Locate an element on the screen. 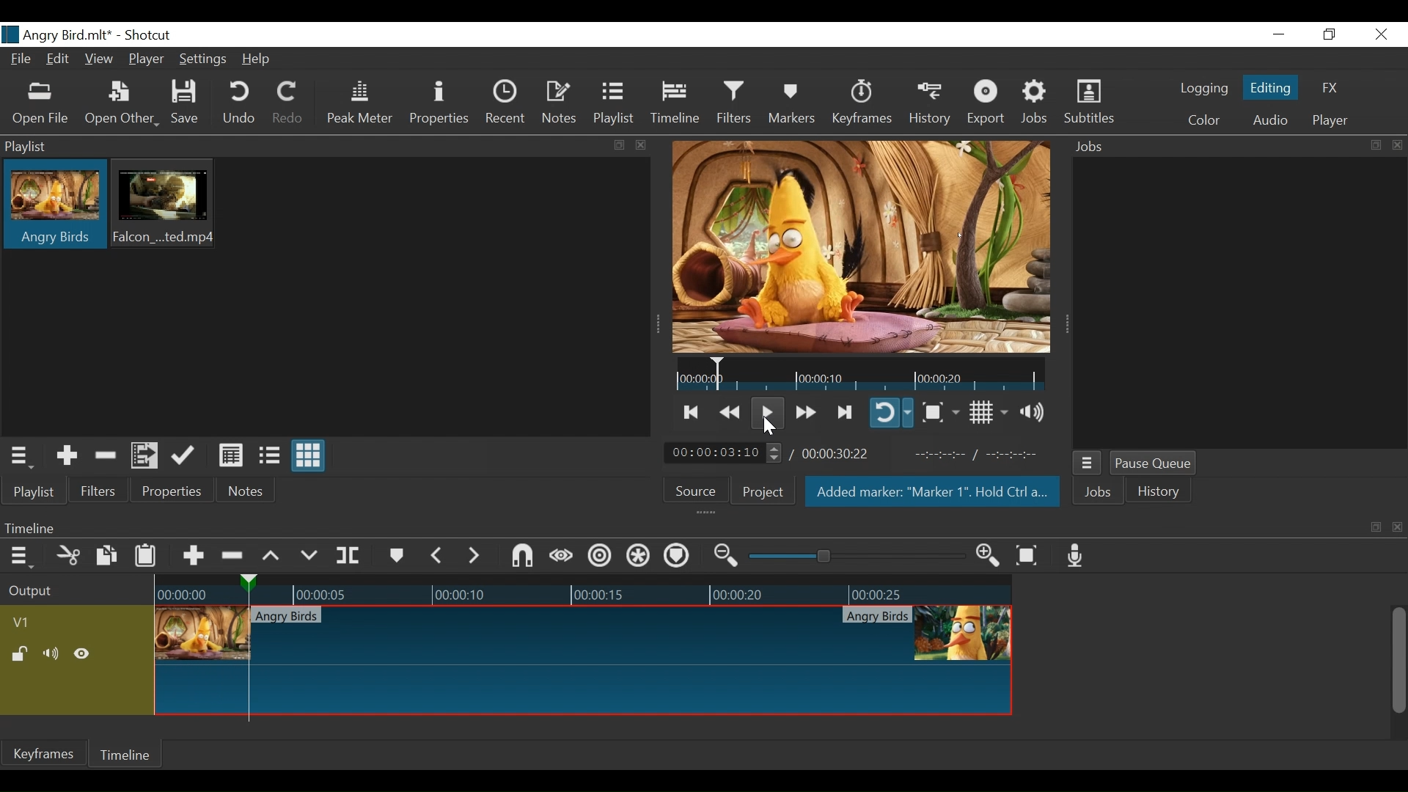 The height and width of the screenshot is (792, 1408). Timeline menu is located at coordinates (20, 557).